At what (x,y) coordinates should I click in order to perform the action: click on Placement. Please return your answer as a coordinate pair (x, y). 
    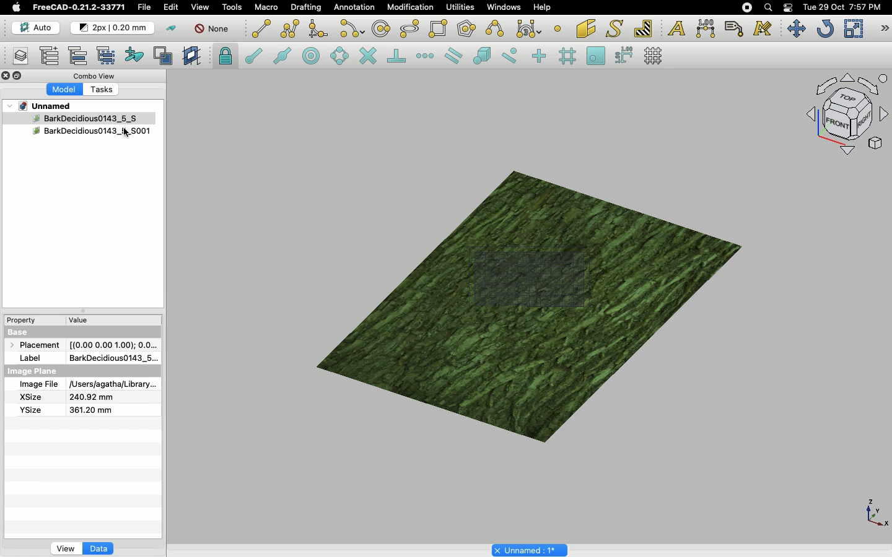
    Looking at the image, I should click on (37, 346).